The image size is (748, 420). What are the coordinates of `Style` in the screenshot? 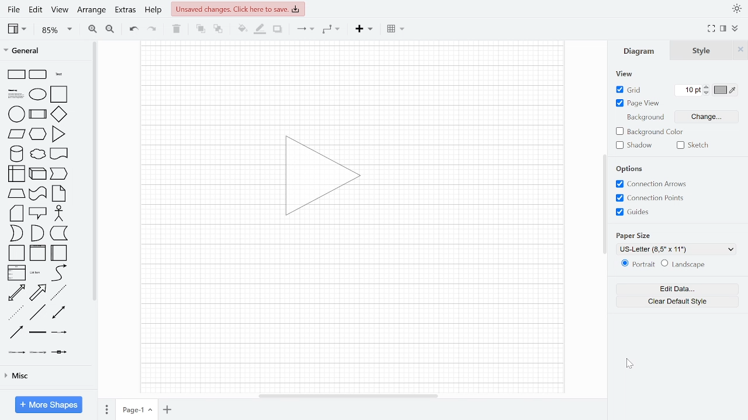 It's located at (701, 50).